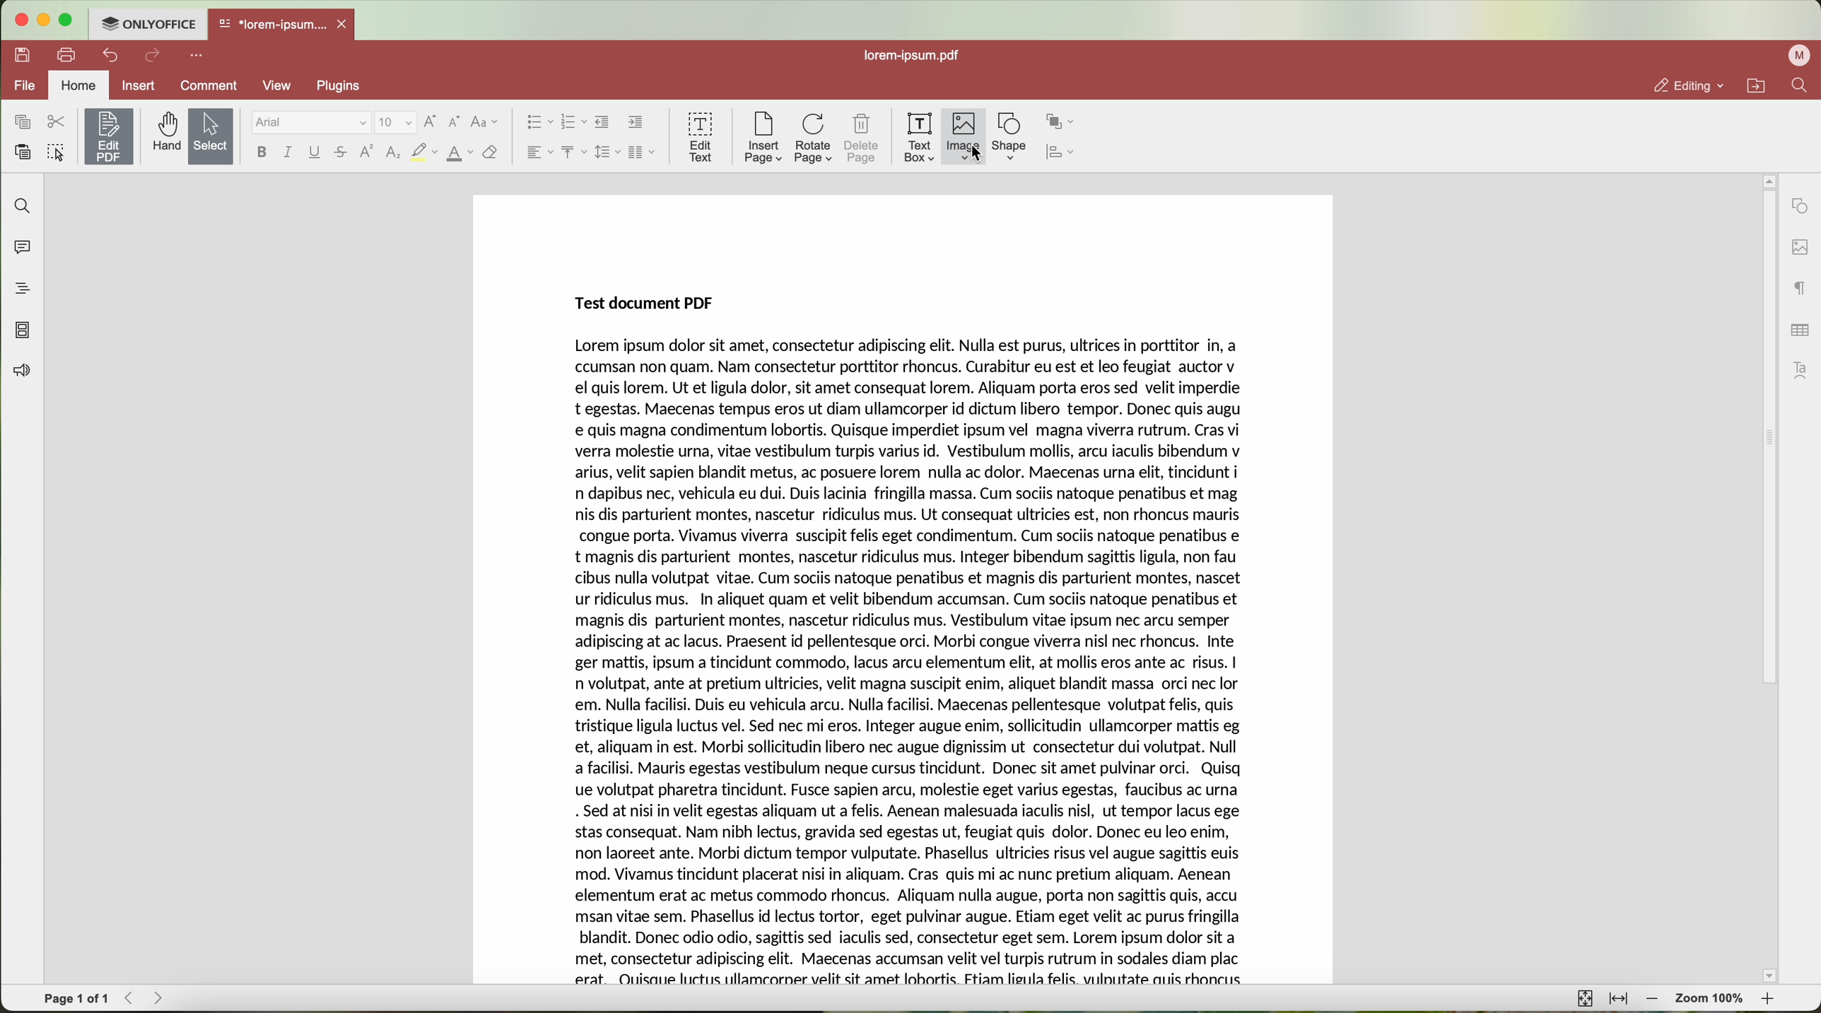  I want to click on italic, so click(288, 152).